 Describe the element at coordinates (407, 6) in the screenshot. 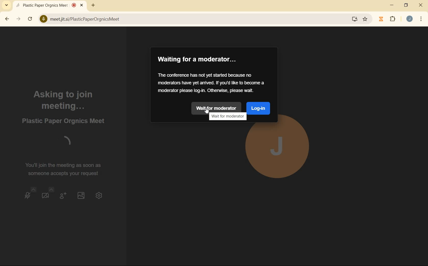

I see `restore down` at that location.